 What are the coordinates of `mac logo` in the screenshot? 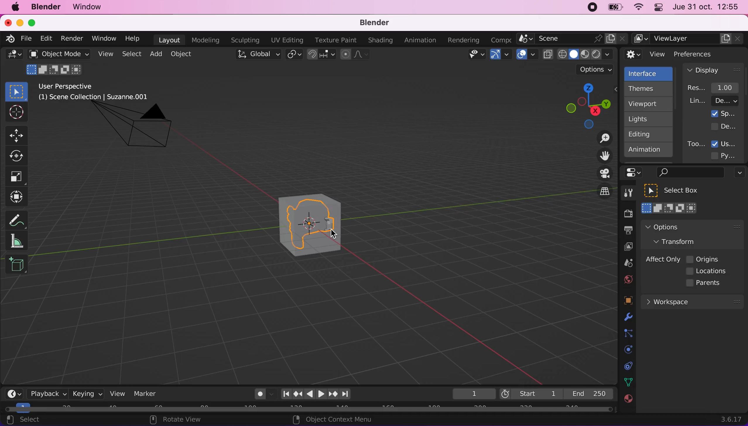 It's located at (15, 8).